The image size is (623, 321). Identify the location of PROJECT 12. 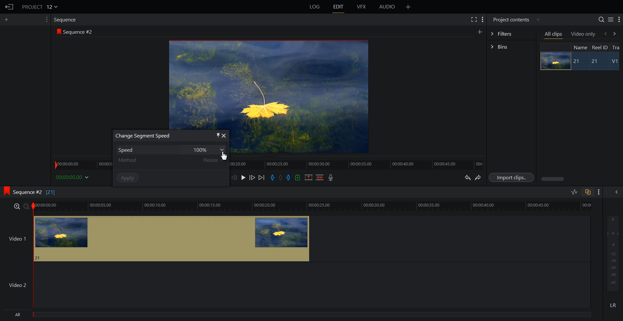
(40, 6).